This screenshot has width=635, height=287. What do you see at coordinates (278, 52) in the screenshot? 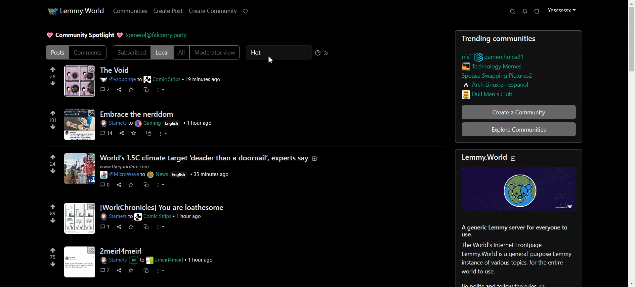
I see `Hot` at bounding box center [278, 52].